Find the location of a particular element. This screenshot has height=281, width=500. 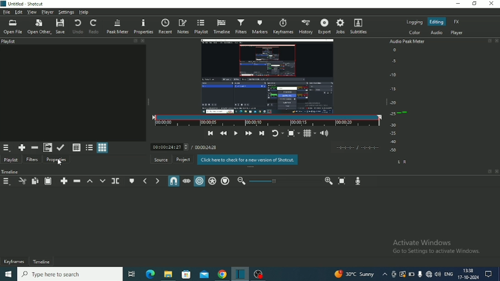

Zoom Timeline Out/In is located at coordinates (285, 182).